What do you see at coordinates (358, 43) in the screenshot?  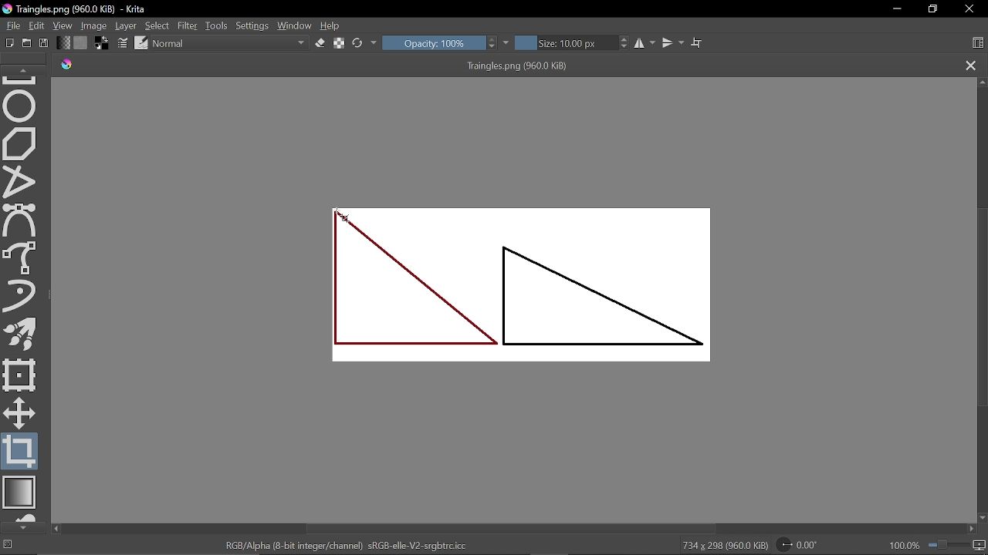 I see `Reload original preset` at bounding box center [358, 43].